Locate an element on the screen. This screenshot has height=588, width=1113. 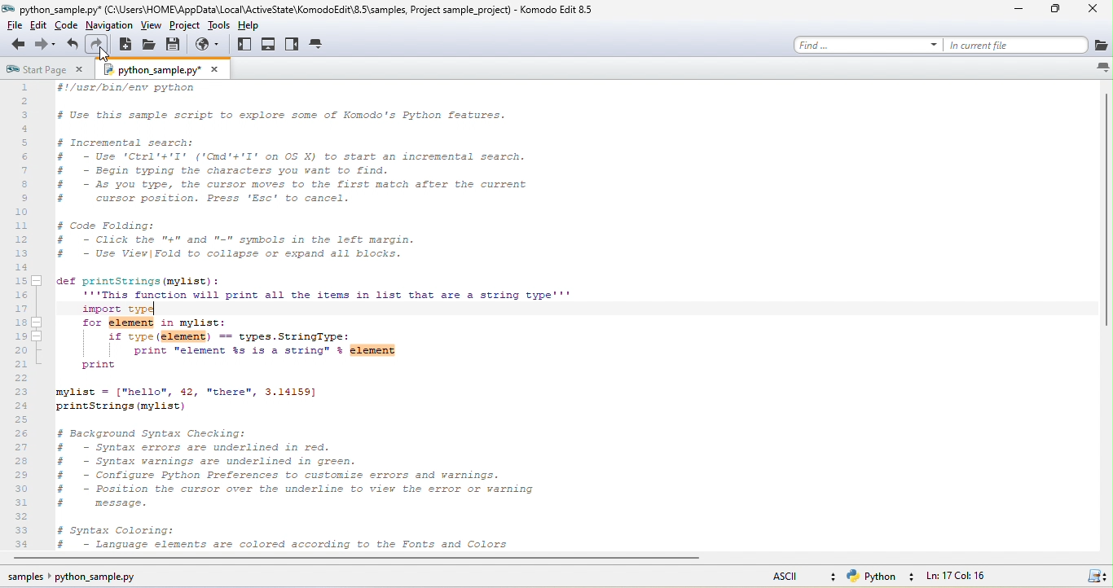
title is located at coordinates (297, 11).